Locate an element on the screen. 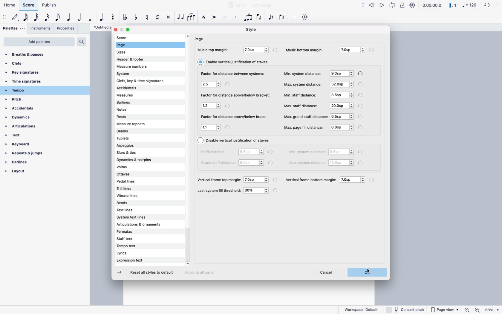 This screenshot has height=314, width=502. Publish is located at coordinates (49, 5).